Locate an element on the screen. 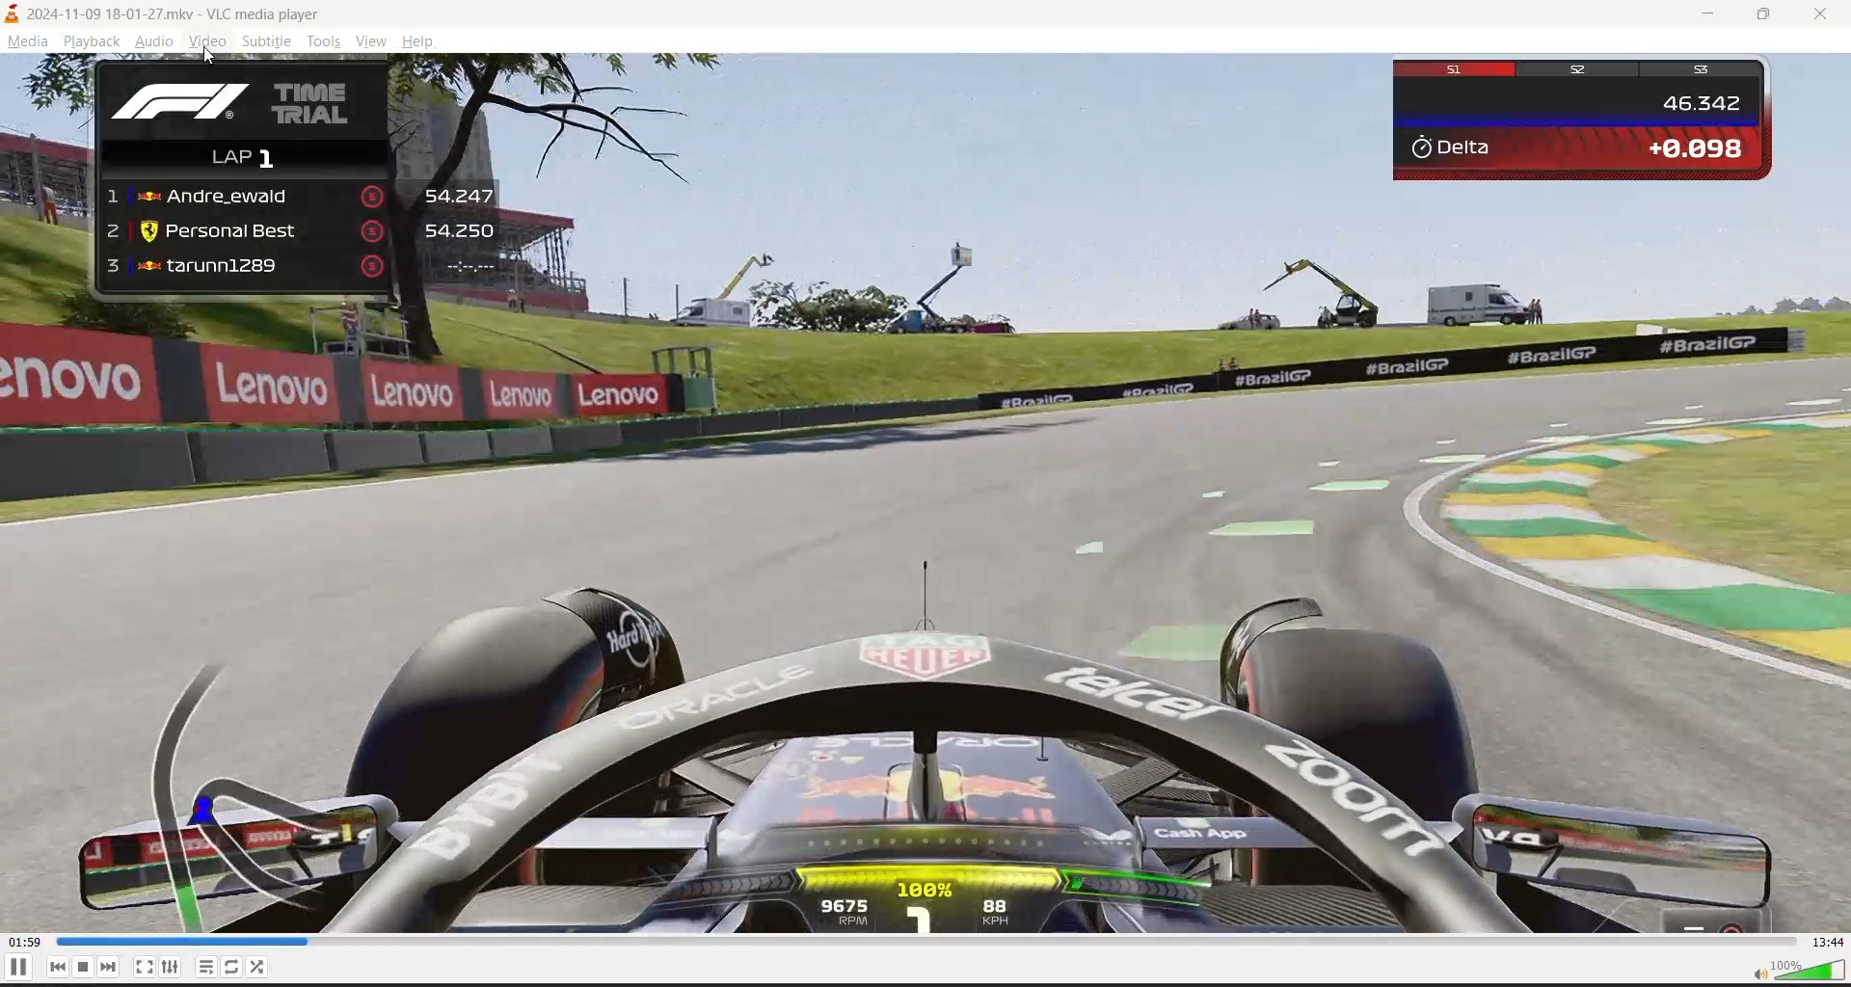 The height and width of the screenshot is (987, 1851). subtitle is located at coordinates (267, 42).